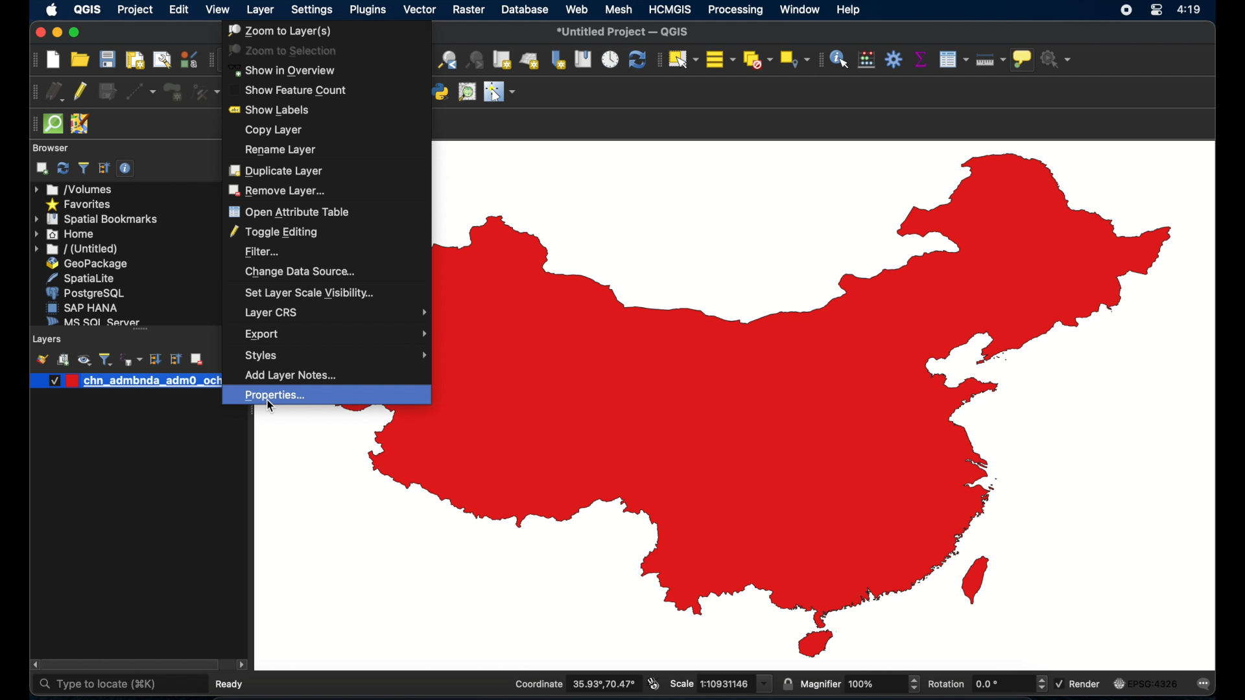 The image size is (1245, 700). What do you see at coordinates (51, 10) in the screenshot?
I see `apple icon` at bounding box center [51, 10].